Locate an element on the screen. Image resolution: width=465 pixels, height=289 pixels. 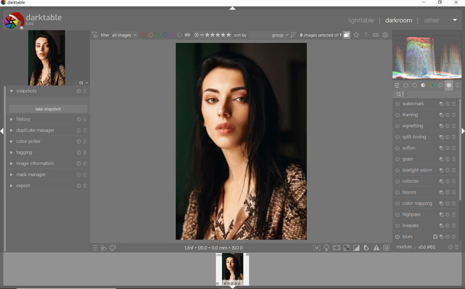
tone is located at coordinates (423, 85).